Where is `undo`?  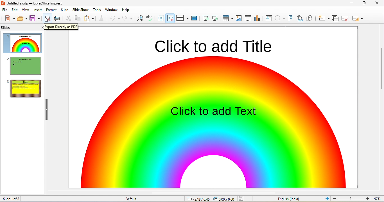 undo is located at coordinates (114, 18).